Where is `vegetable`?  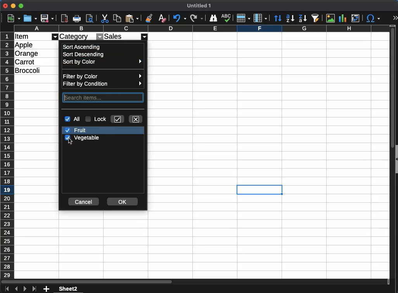 vegetable is located at coordinates (82, 138).